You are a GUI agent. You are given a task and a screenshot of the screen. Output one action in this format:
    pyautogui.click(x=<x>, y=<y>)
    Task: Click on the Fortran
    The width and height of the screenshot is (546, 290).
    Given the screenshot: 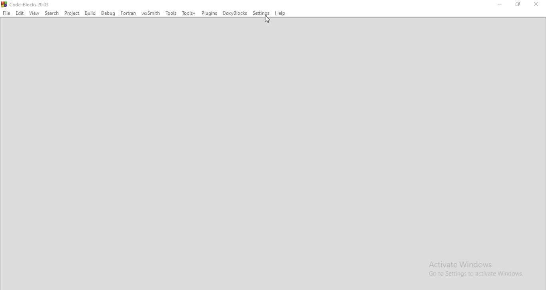 What is the action you would take?
    pyautogui.click(x=128, y=13)
    